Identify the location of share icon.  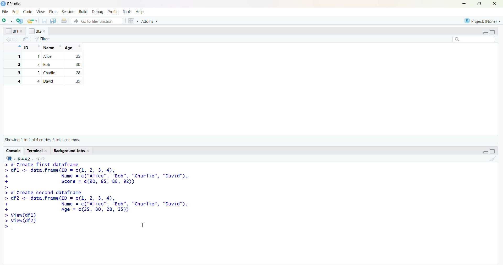
(43, 159).